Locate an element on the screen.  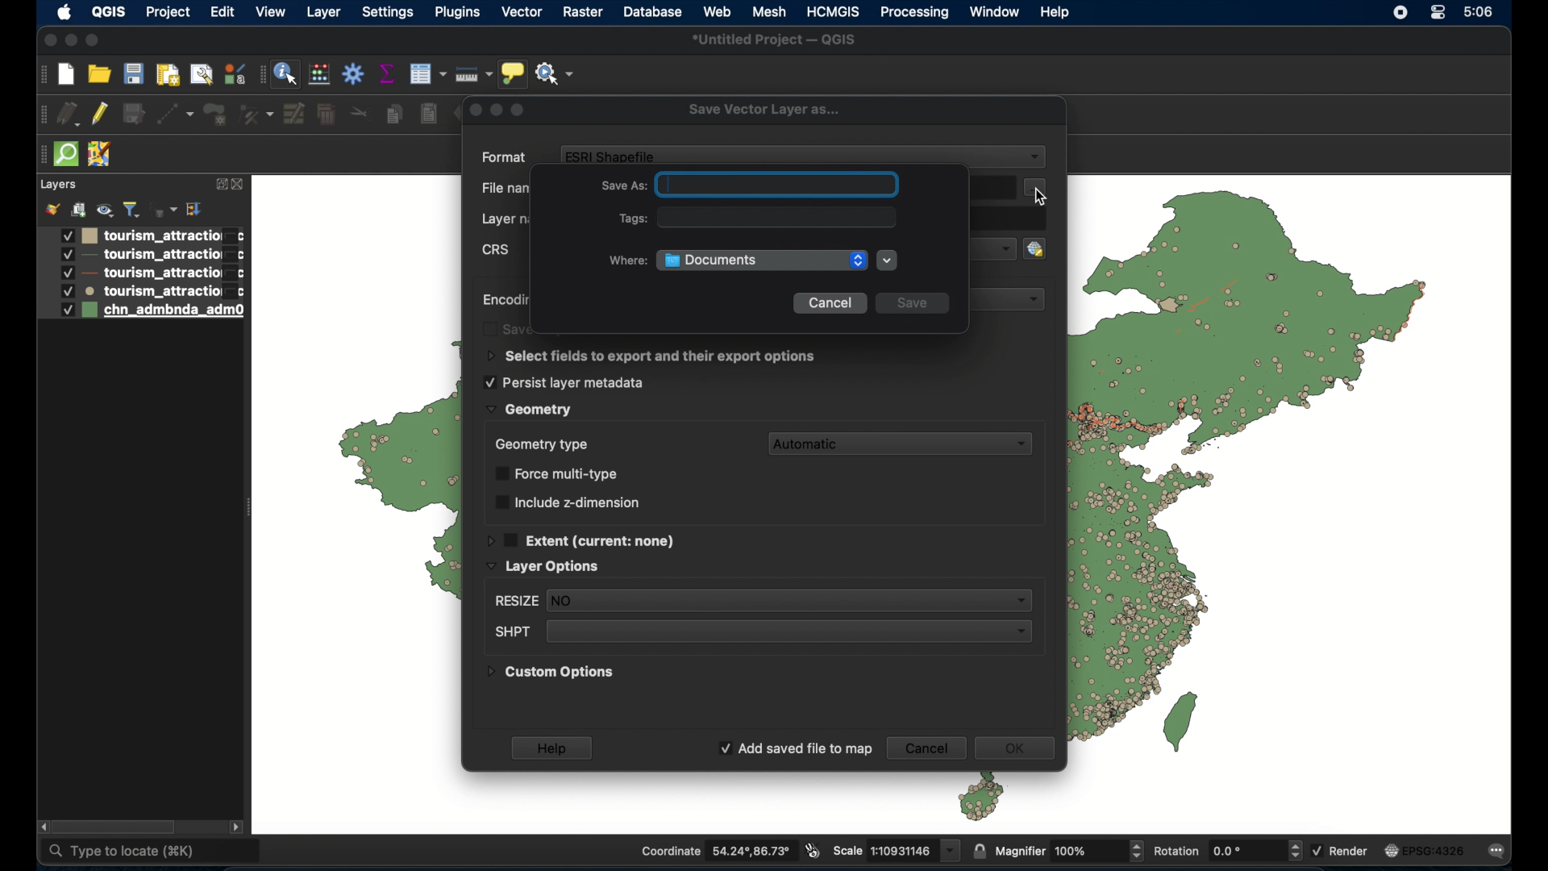
web is located at coordinates (718, 10).